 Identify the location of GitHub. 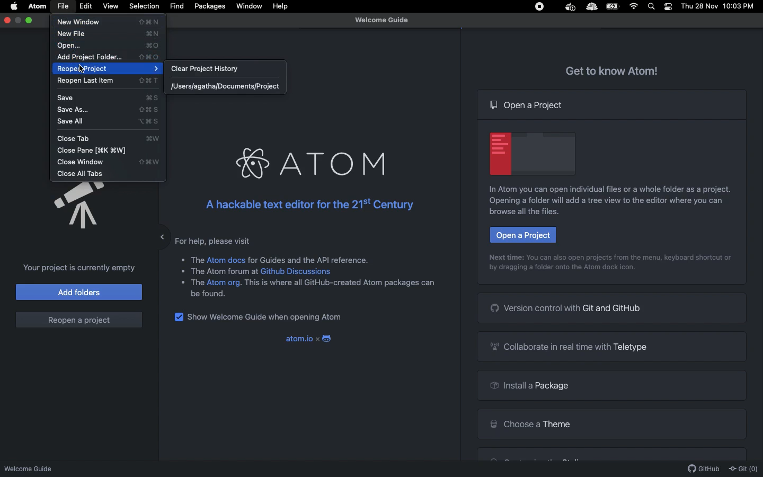
(704, 469).